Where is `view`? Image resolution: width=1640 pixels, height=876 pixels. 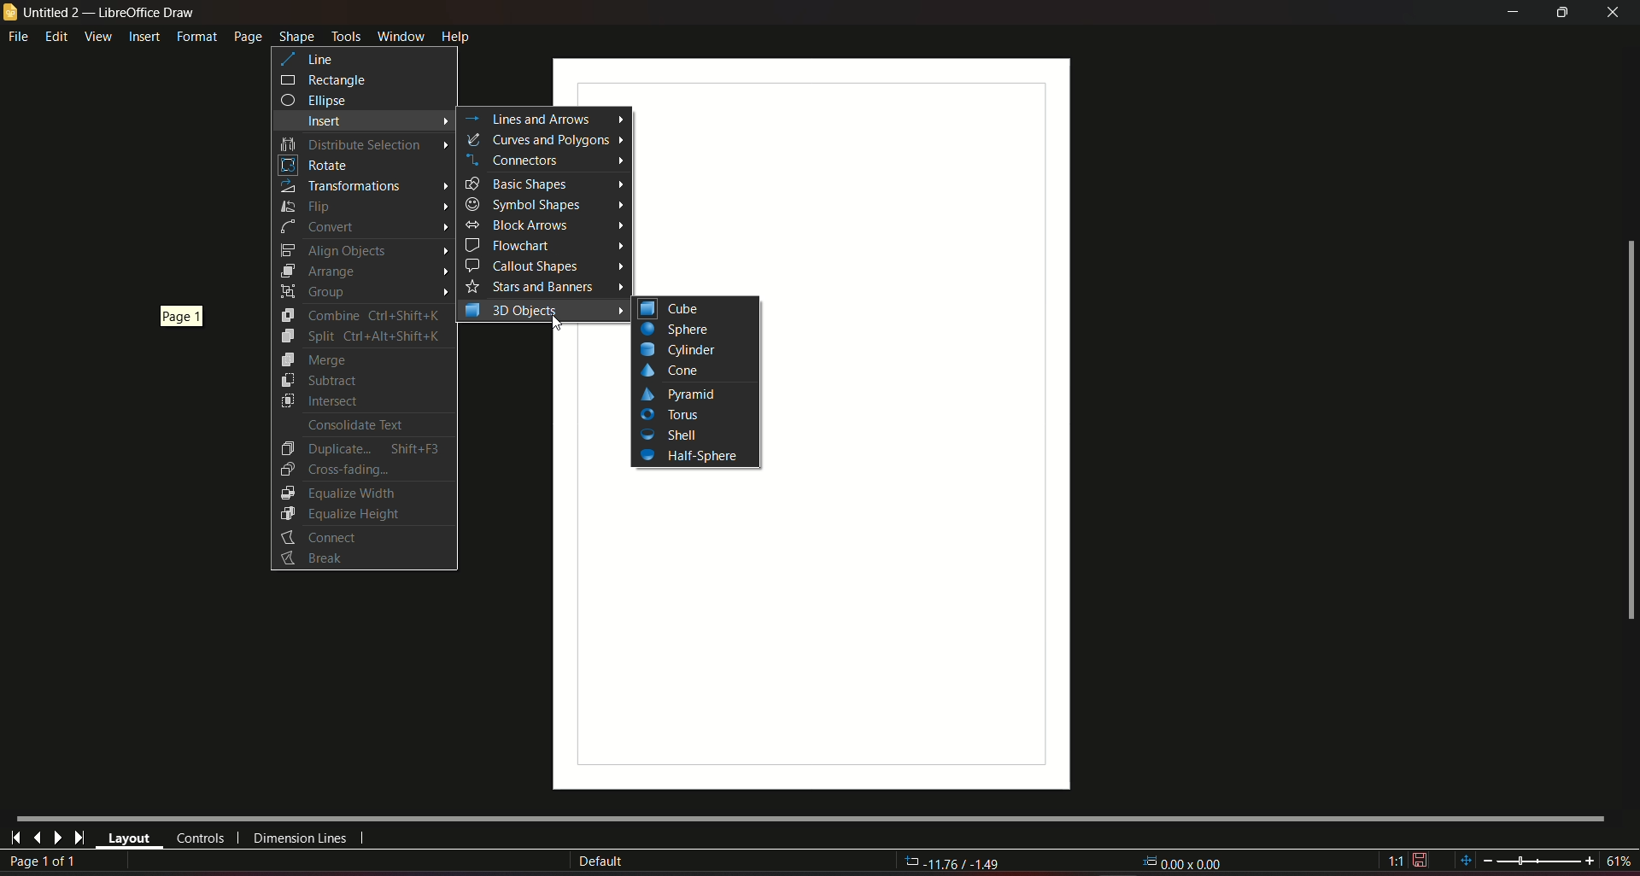
view is located at coordinates (97, 36).